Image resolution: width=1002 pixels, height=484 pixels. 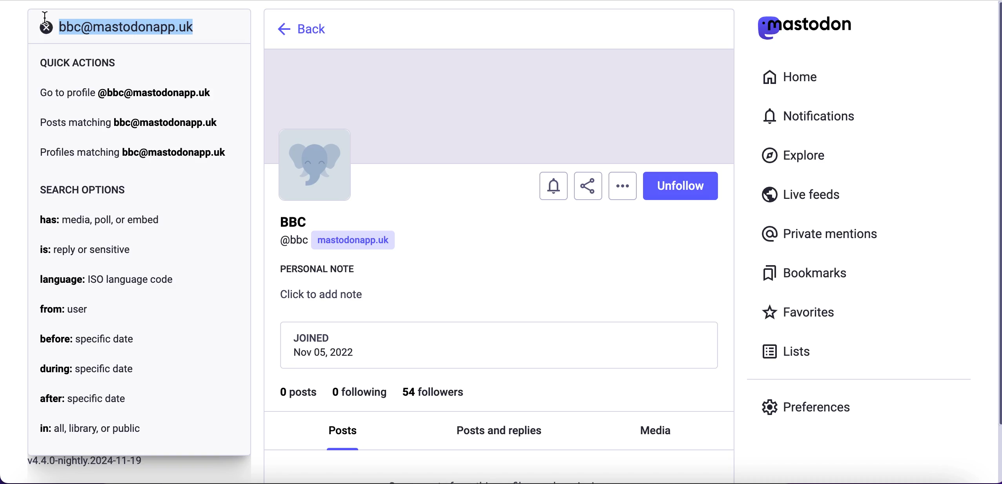 I want to click on personal note, so click(x=322, y=271).